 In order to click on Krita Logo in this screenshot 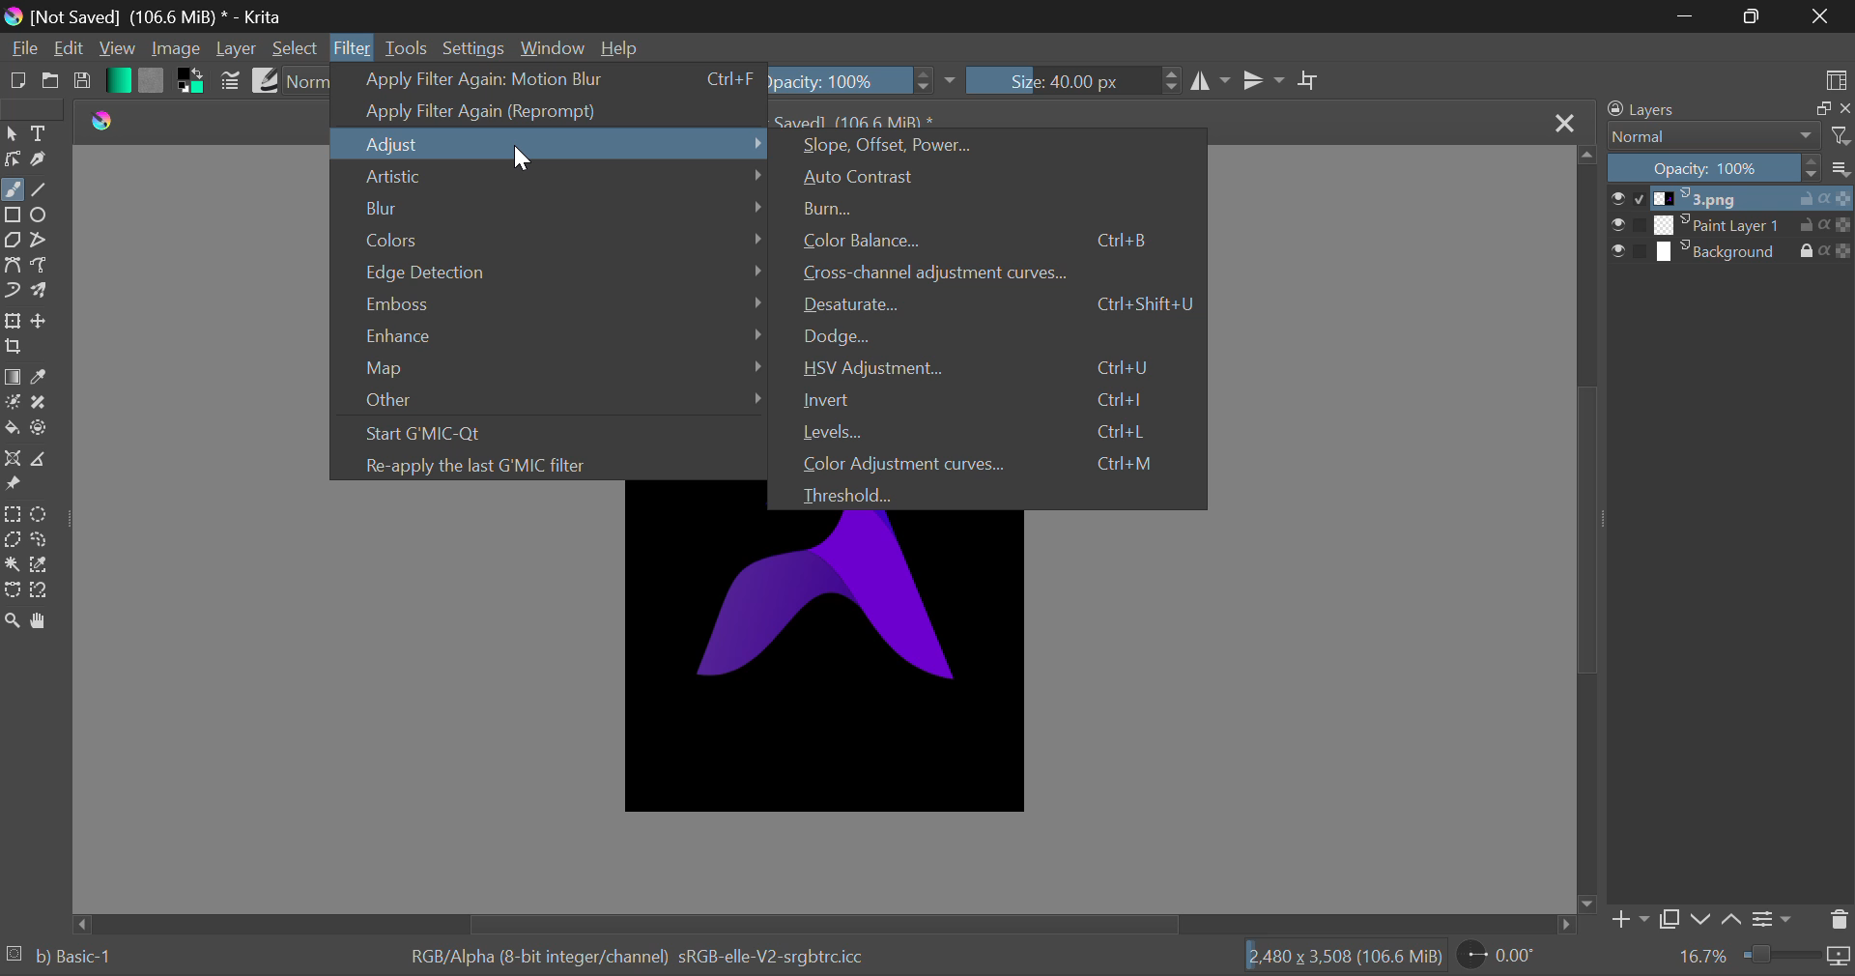, I will do `click(102, 119)`.